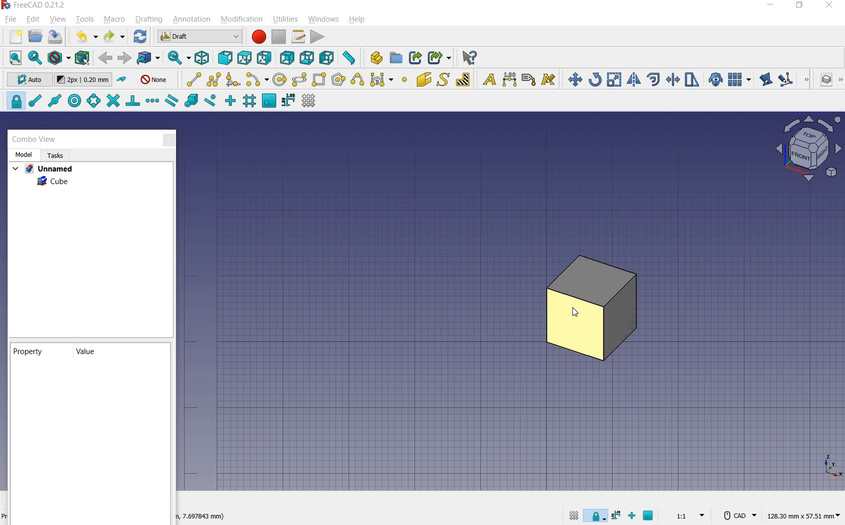 The width and height of the screenshot is (845, 525). What do you see at coordinates (649, 516) in the screenshot?
I see `snap working plane` at bounding box center [649, 516].